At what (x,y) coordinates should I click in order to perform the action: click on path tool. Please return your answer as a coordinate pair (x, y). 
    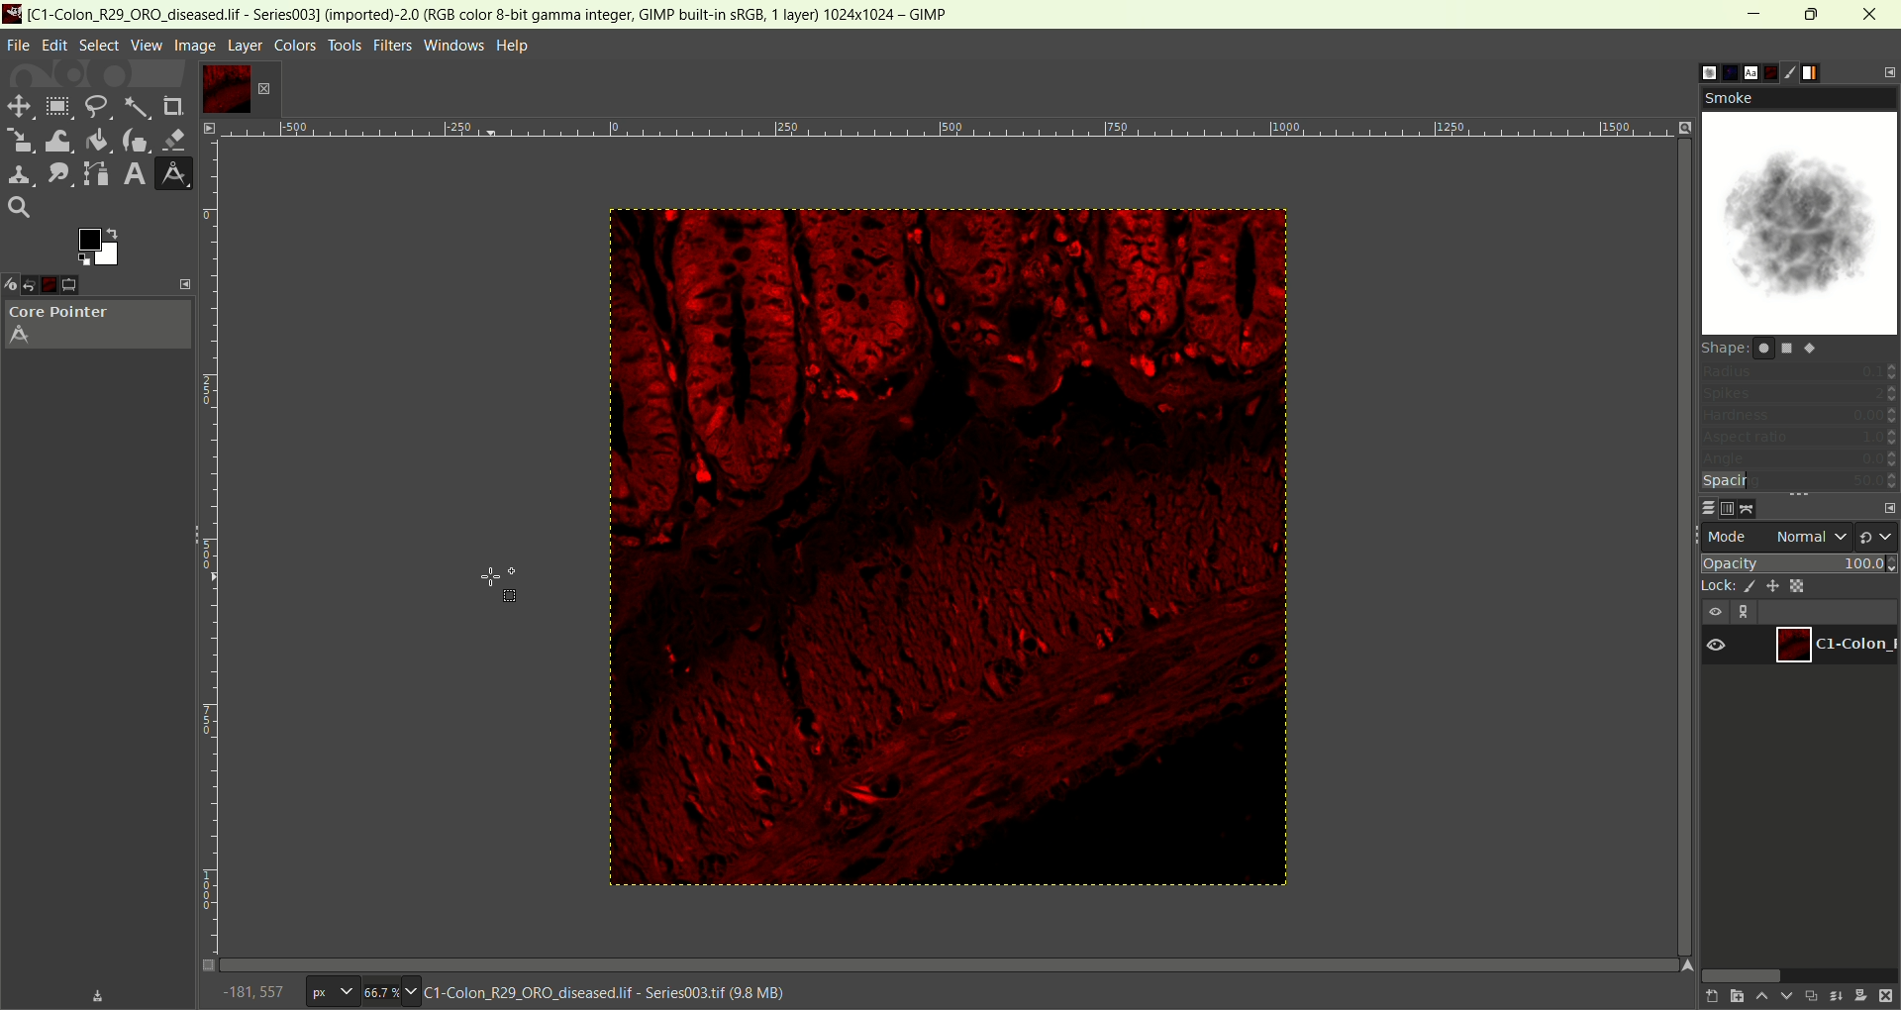
    Looking at the image, I should click on (92, 172).